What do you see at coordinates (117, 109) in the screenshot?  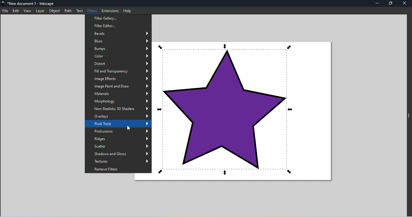 I see `Non-realistic` at bounding box center [117, 109].